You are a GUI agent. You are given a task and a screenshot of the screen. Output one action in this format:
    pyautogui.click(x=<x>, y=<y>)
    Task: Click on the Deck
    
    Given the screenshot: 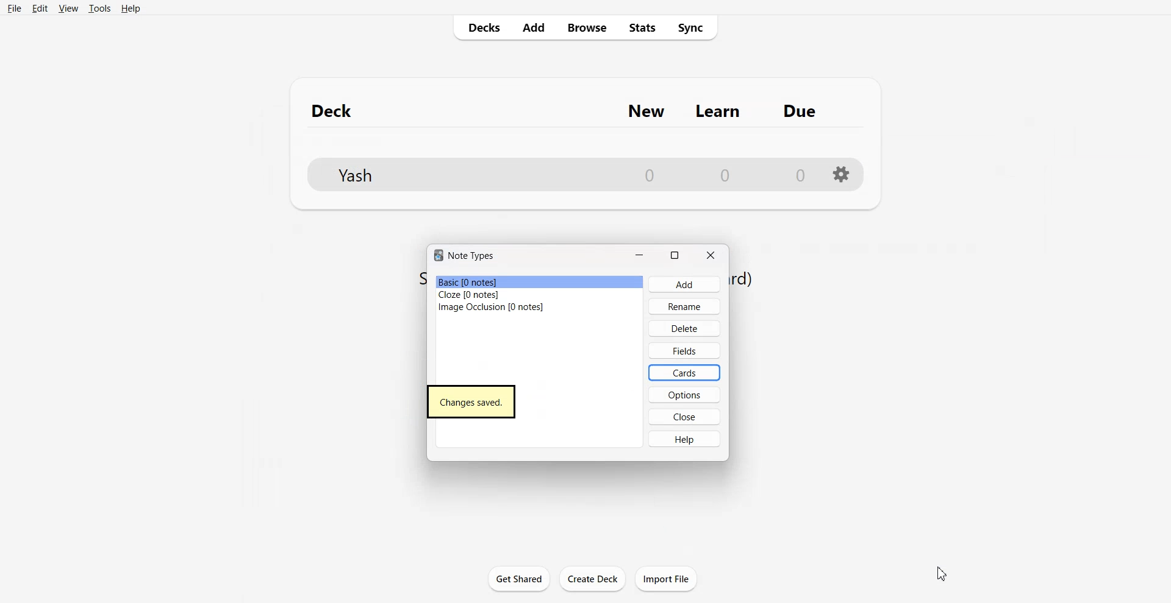 What is the action you would take?
    pyautogui.click(x=338, y=110)
    